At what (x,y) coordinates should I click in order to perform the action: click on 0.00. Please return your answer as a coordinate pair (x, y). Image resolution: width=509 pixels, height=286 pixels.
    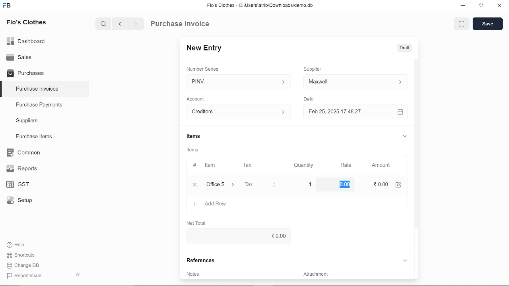
    Looking at the image, I should click on (344, 185).